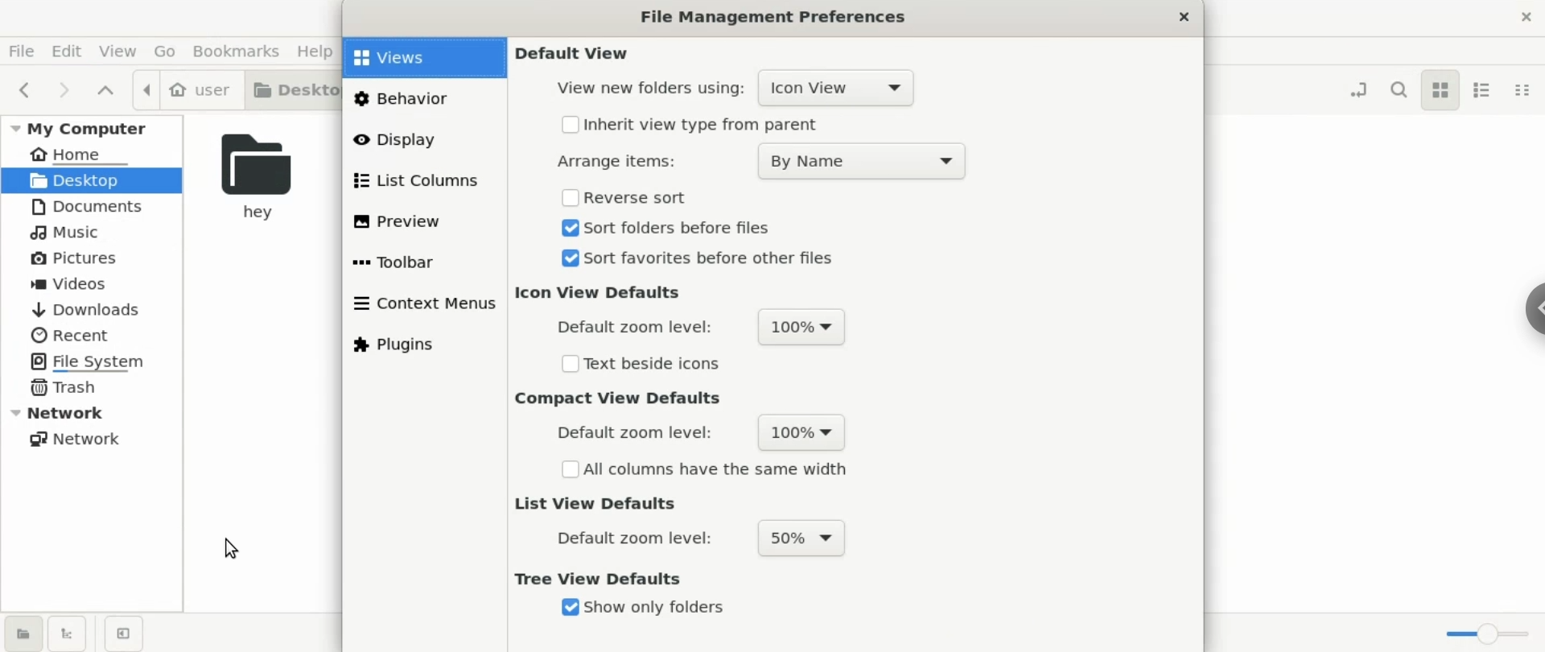 The image size is (1545, 652). What do you see at coordinates (77, 155) in the screenshot?
I see `home` at bounding box center [77, 155].